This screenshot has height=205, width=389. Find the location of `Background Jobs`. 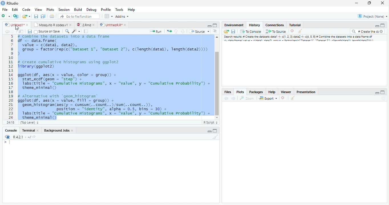

Background Jobs is located at coordinates (59, 130).